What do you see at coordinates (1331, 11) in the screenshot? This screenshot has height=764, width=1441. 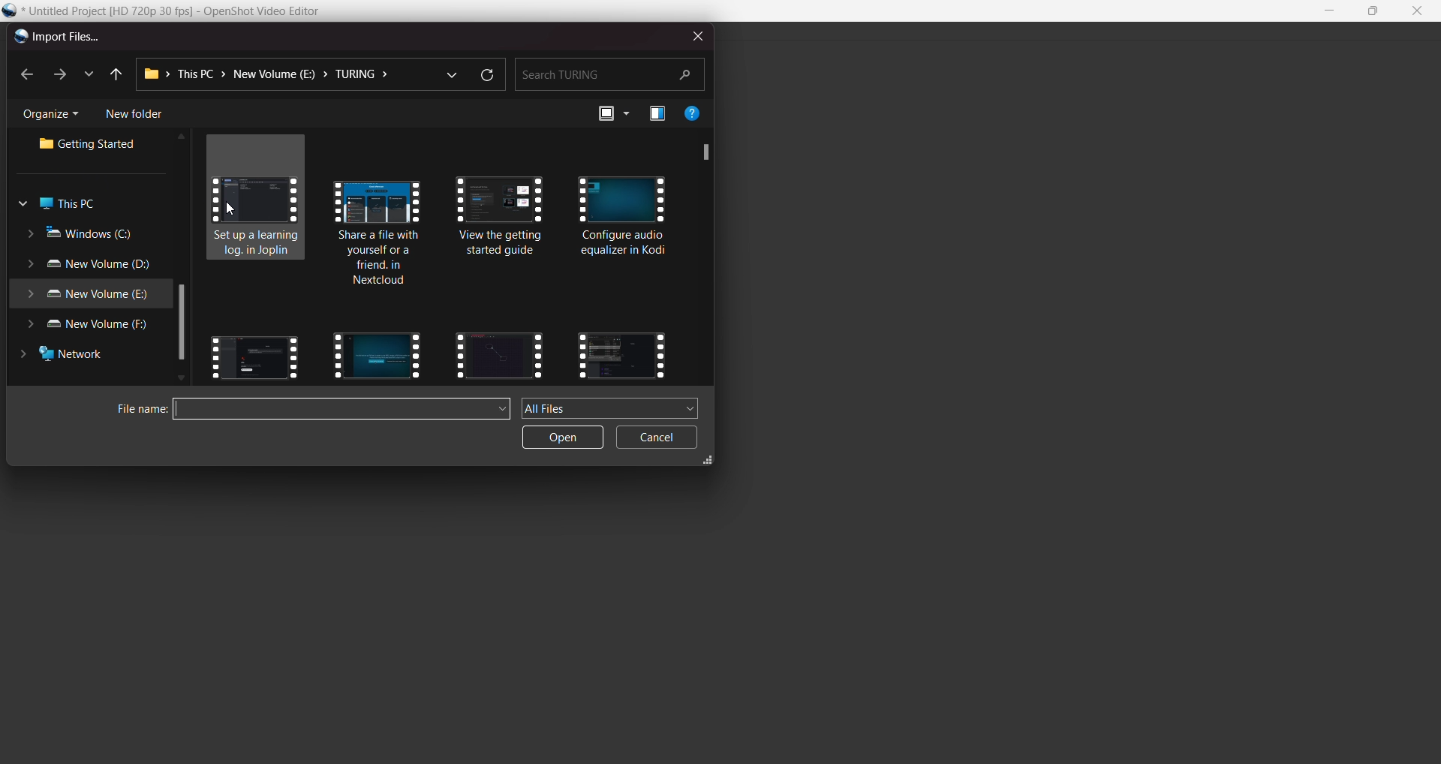 I see `minimise` at bounding box center [1331, 11].